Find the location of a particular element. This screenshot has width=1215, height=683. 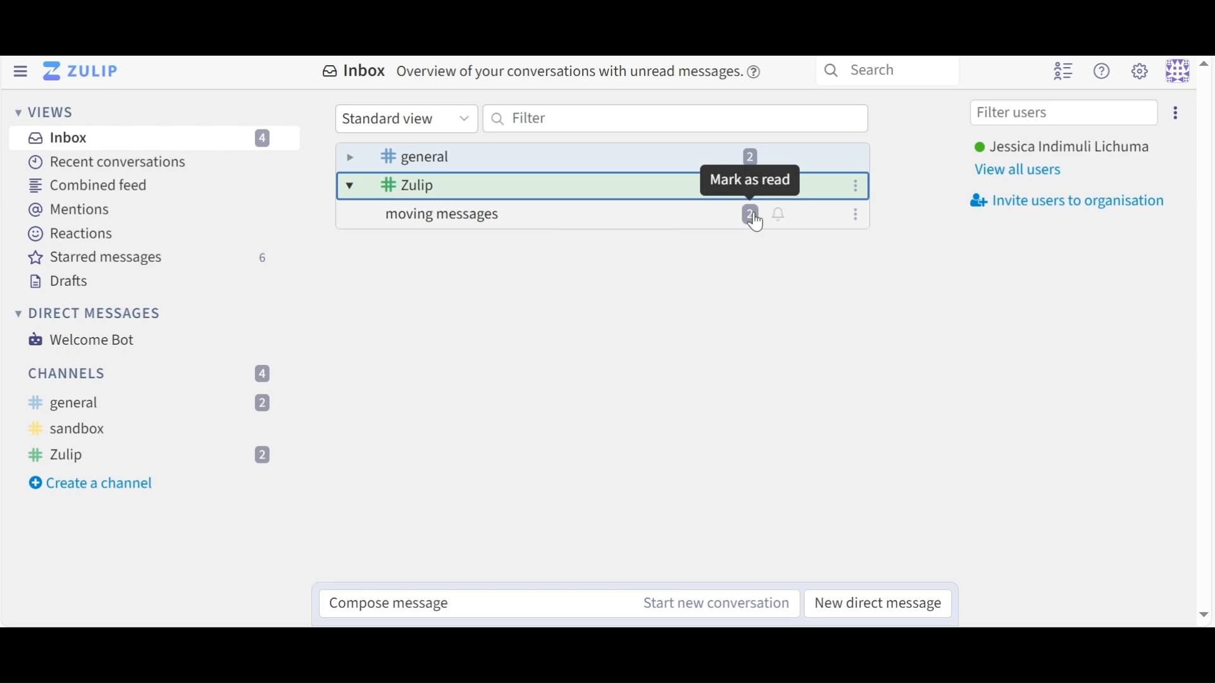

Drafts is located at coordinates (68, 283).